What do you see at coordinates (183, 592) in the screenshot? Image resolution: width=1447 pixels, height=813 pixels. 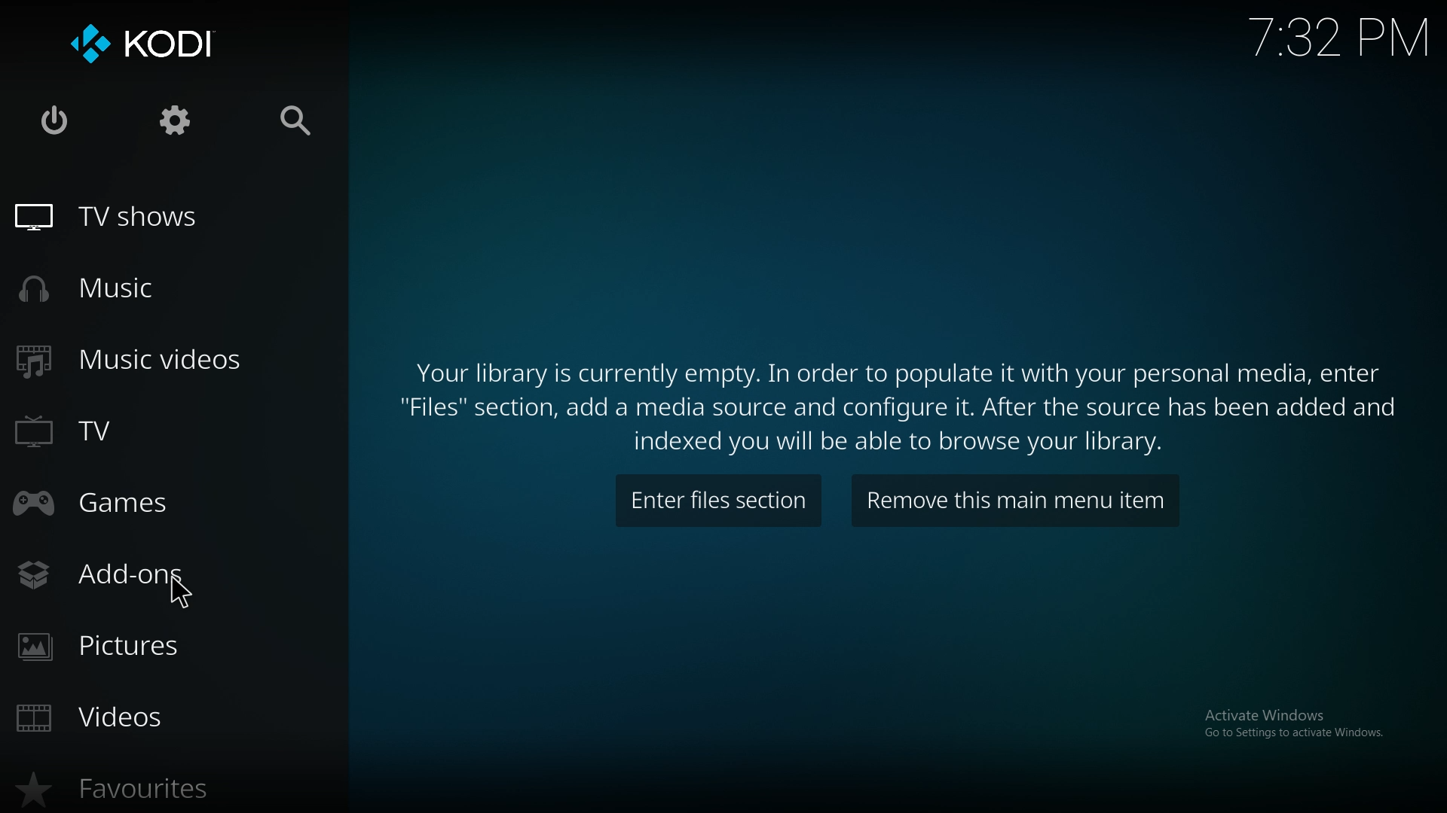 I see `cursor` at bounding box center [183, 592].